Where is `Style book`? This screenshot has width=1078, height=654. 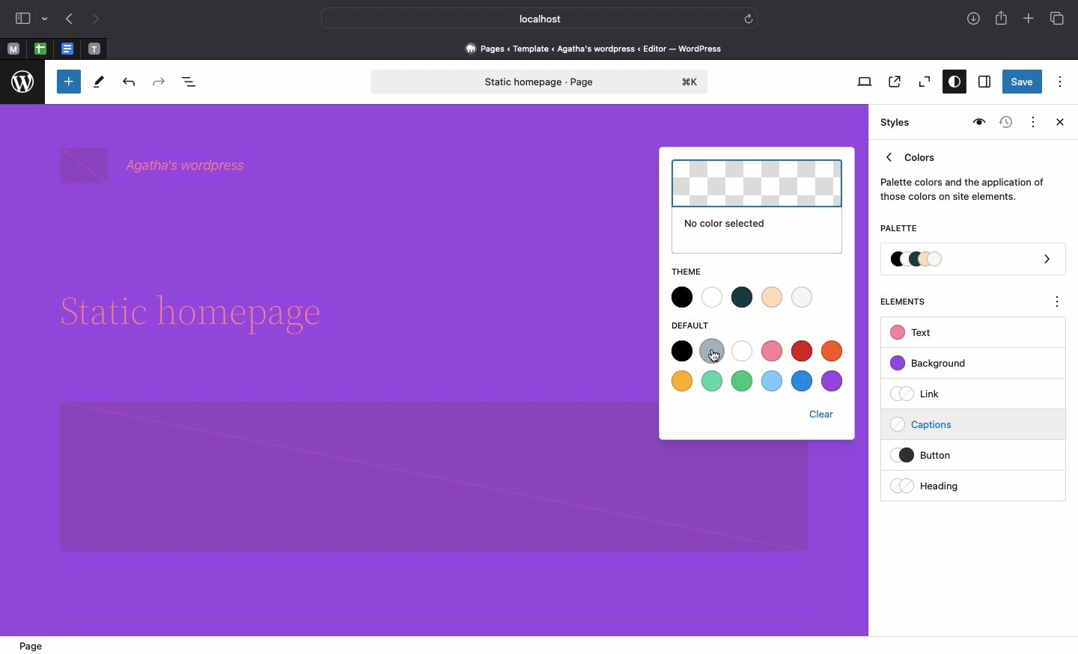 Style book is located at coordinates (977, 123).